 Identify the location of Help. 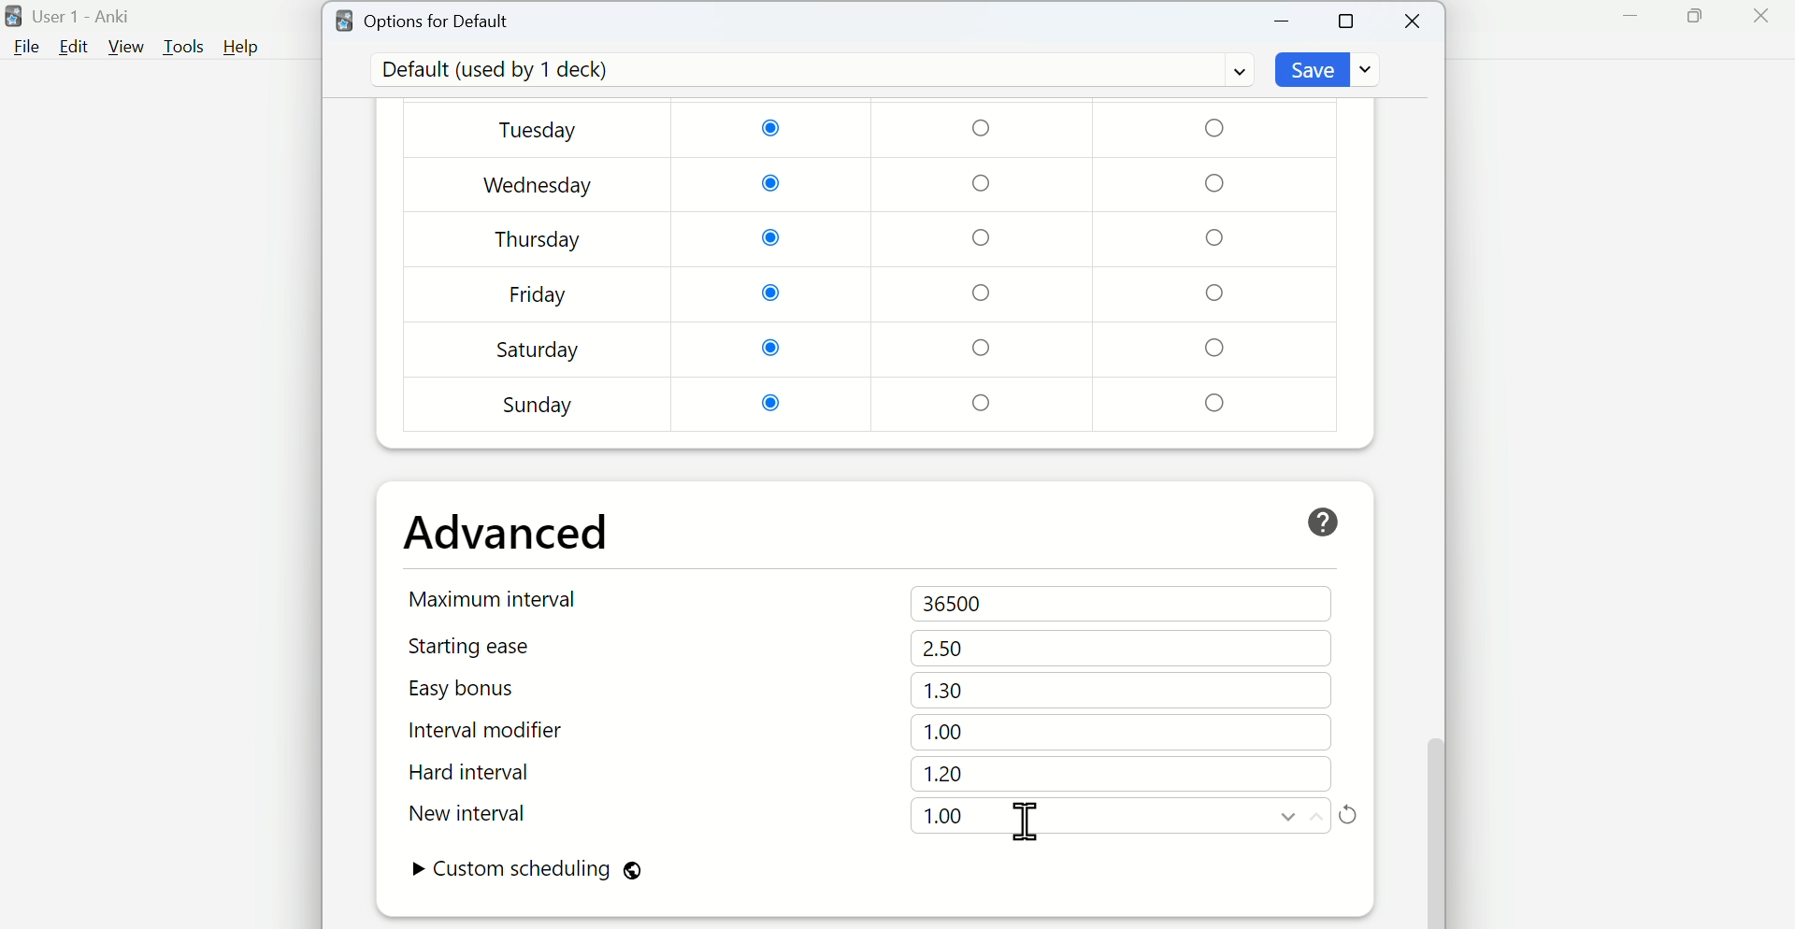
(241, 47).